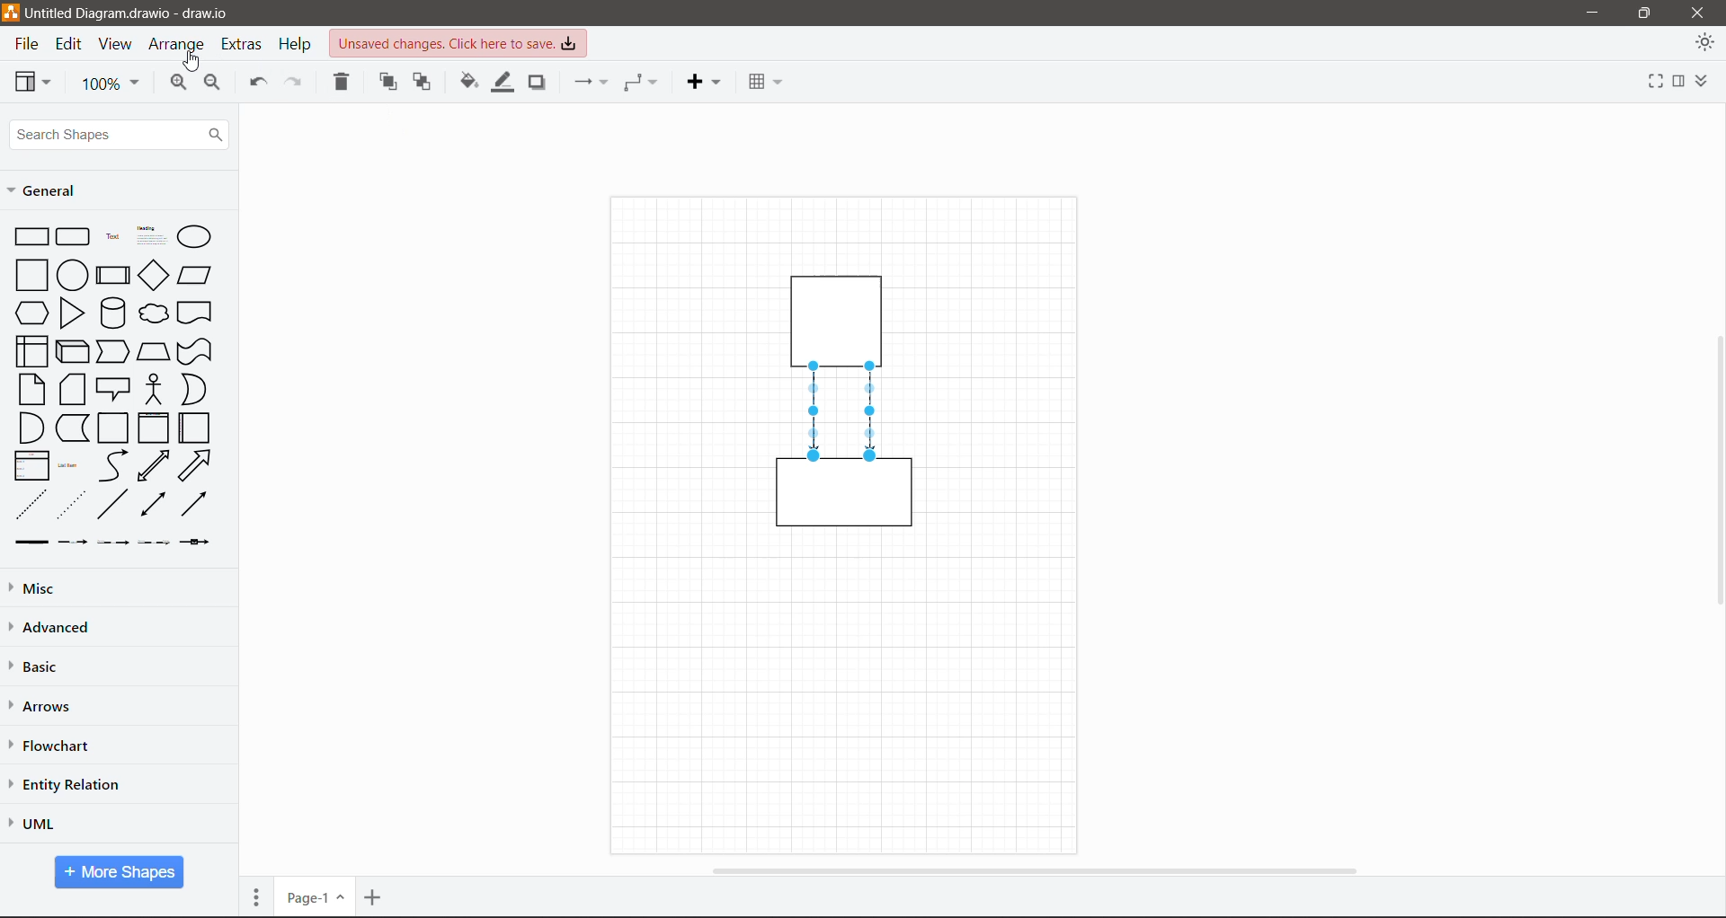  I want to click on Cylinder, so click(112, 313).